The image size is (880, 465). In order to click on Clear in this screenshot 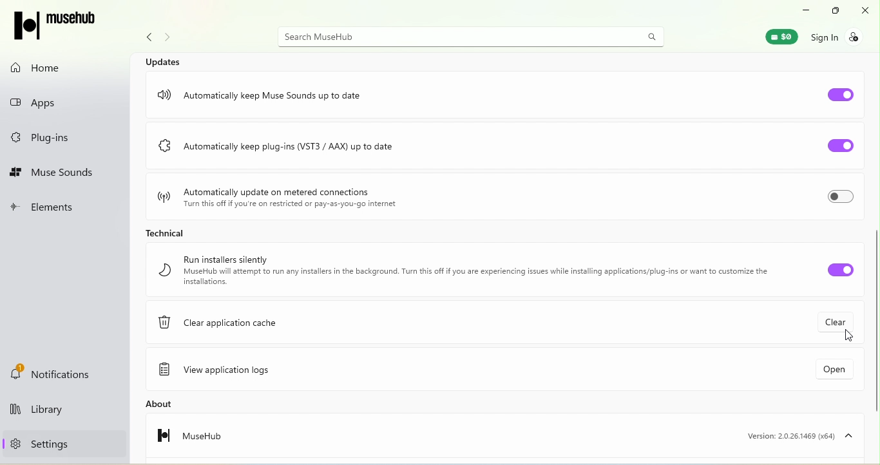, I will do `click(839, 320)`.